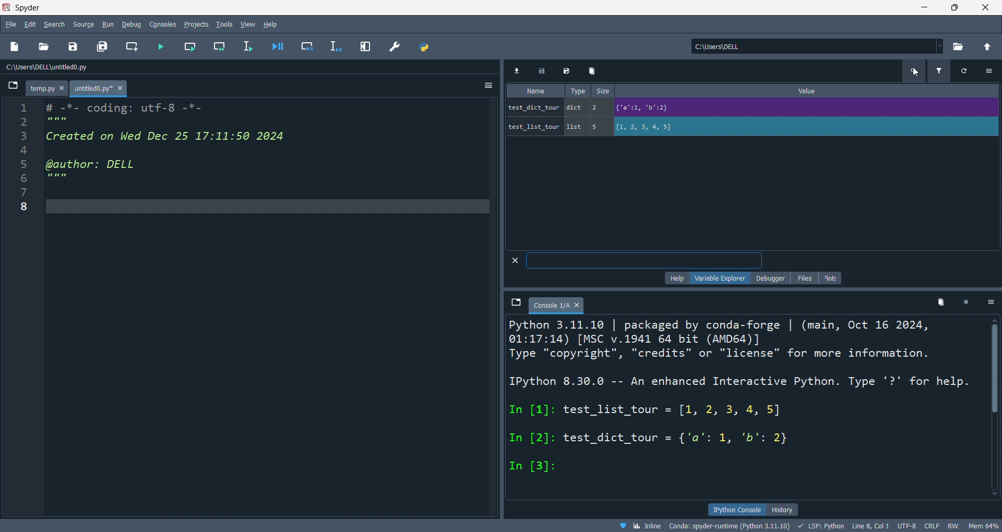  I want to click on title bar, so click(452, 7).